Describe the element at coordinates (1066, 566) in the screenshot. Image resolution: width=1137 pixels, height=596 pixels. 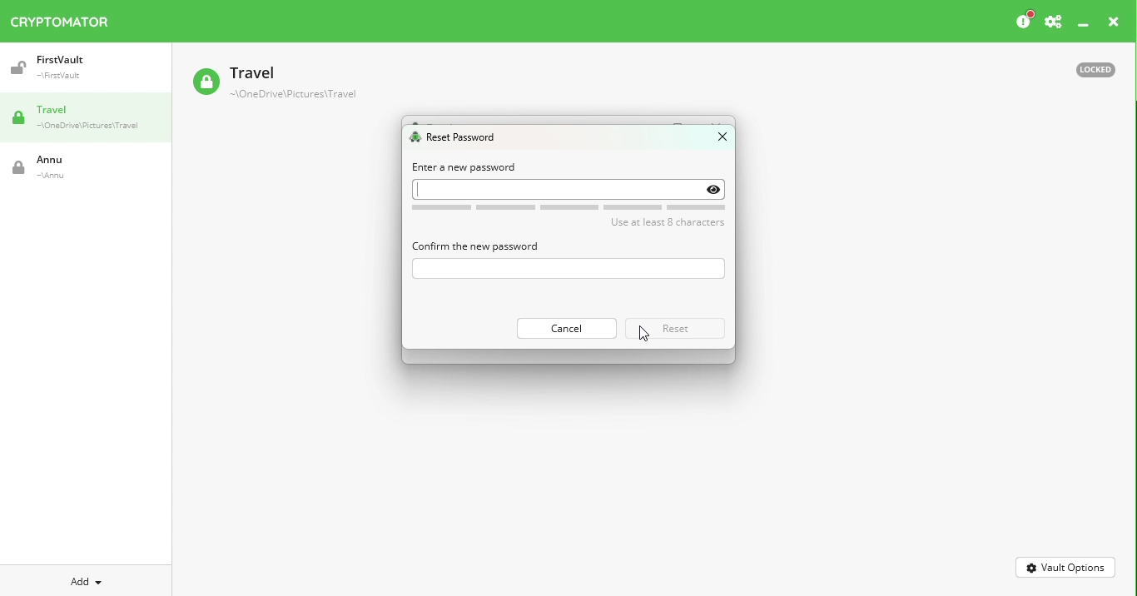
I see `Vault options` at that location.